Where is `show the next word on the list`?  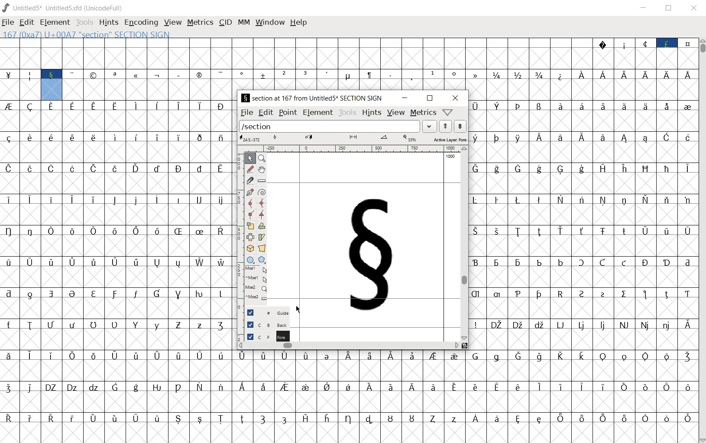 show the next word on the list is located at coordinates (446, 126).